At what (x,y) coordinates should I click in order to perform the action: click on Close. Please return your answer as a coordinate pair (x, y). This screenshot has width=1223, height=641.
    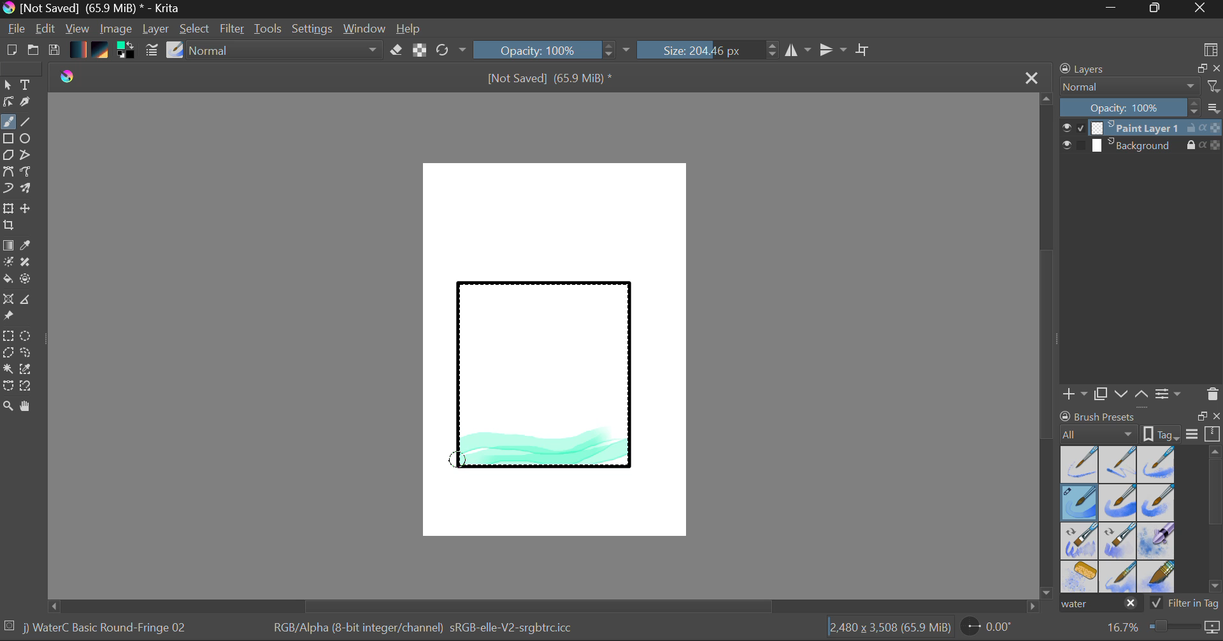
    Looking at the image, I should click on (1201, 9).